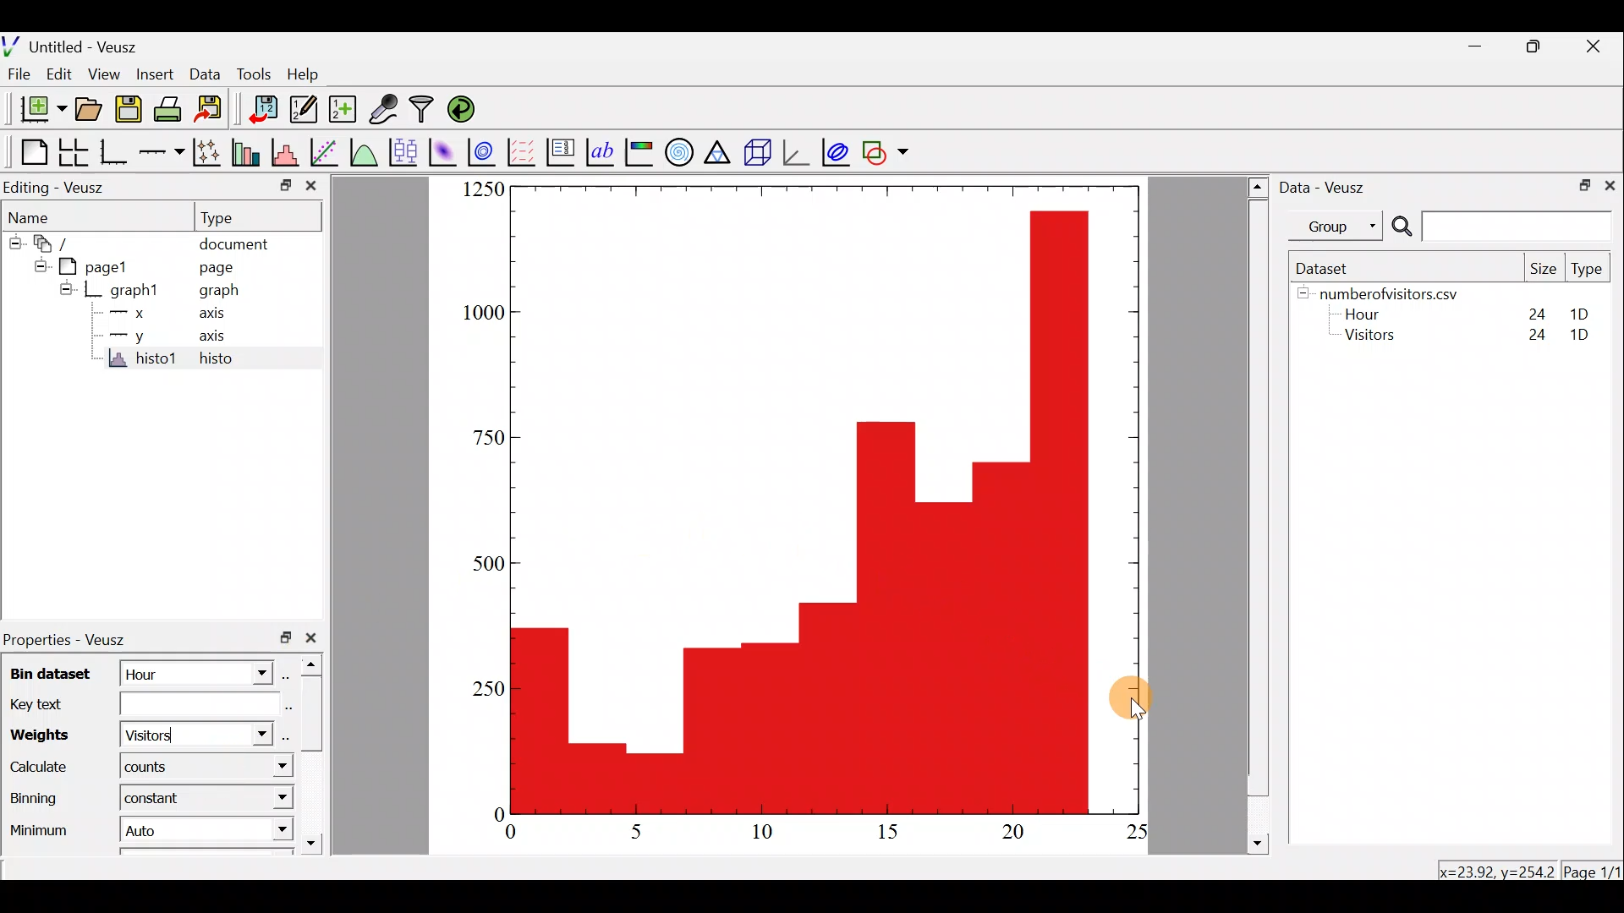 The width and height of the screenshot is (1624, 913). I want to click on hide sub menu, so click(62, 292).